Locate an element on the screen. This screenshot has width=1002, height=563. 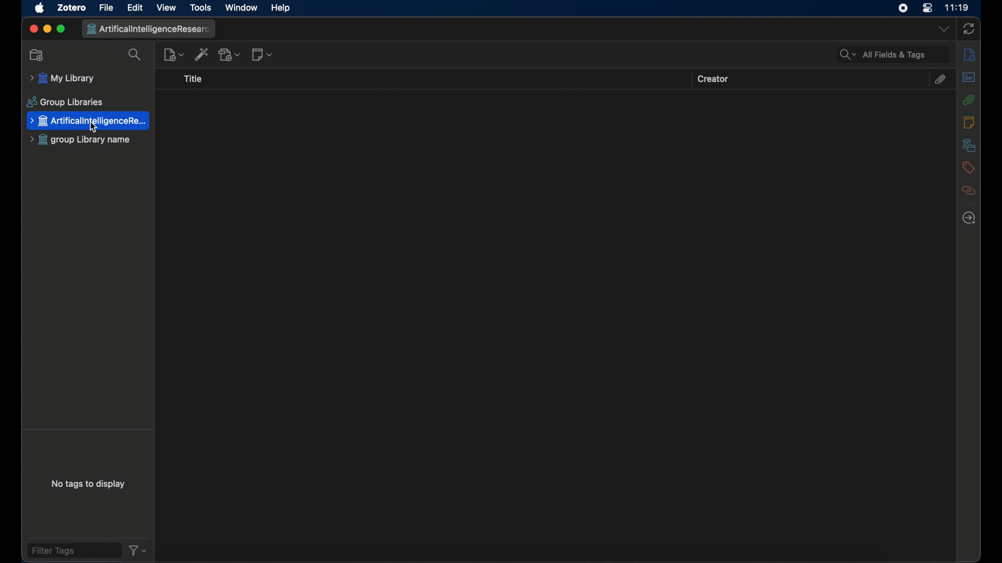
title is located at coordinates (195, 79).